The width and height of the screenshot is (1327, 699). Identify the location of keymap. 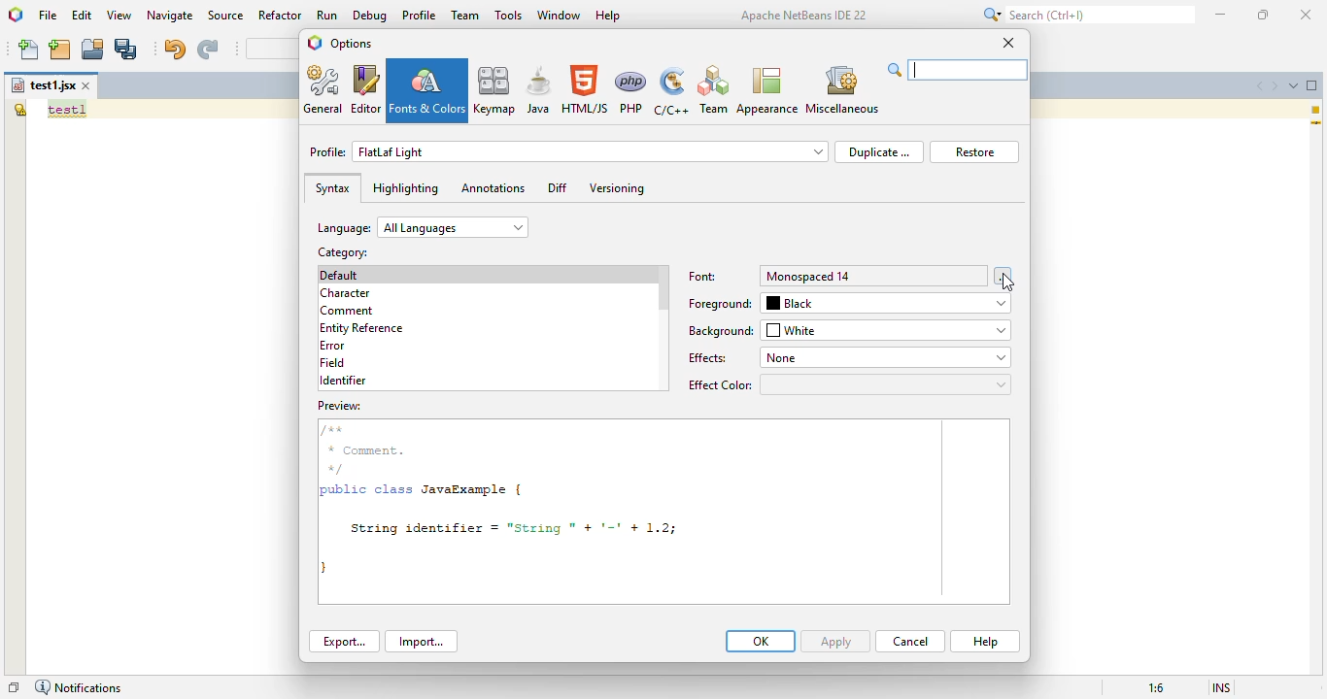
(494, 89).